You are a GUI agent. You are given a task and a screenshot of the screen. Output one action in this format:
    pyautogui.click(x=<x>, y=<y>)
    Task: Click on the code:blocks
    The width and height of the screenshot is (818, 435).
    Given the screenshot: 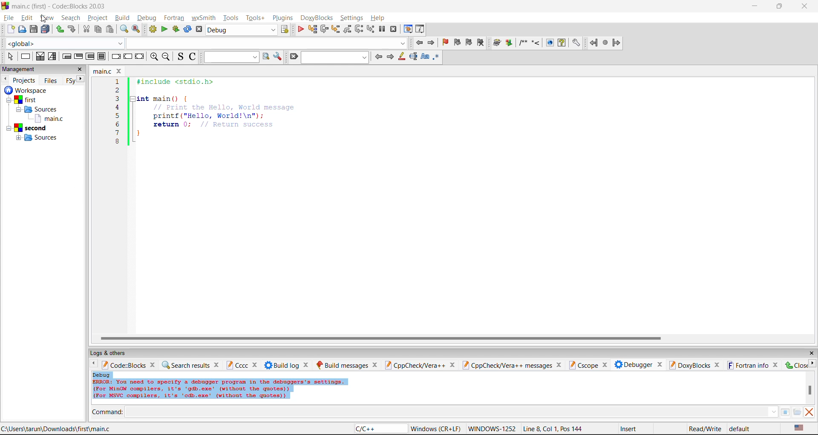 What is the action you would take?
    pyautogui.click(x=129, y=365)
    